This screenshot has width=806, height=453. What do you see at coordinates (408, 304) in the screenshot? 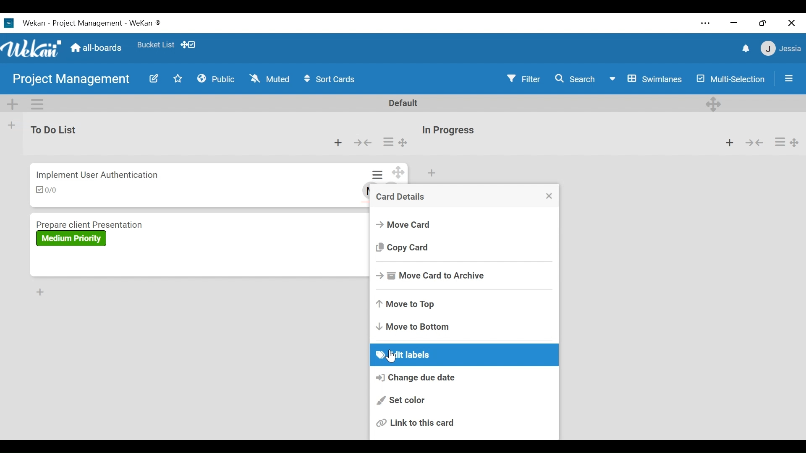
I see `Move to Top` at bounding box center [408, 304].